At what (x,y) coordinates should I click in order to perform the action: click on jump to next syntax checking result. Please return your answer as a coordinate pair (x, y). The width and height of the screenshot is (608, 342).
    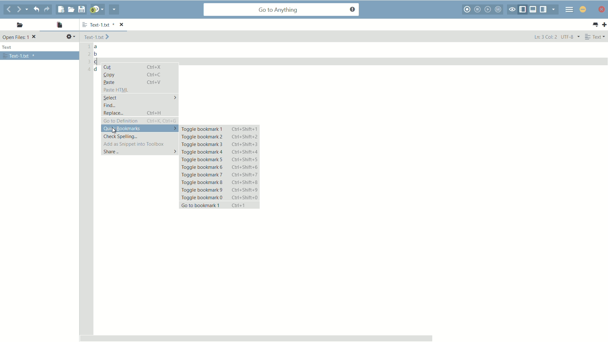
    Looking at the image, I should click on (97, 9).